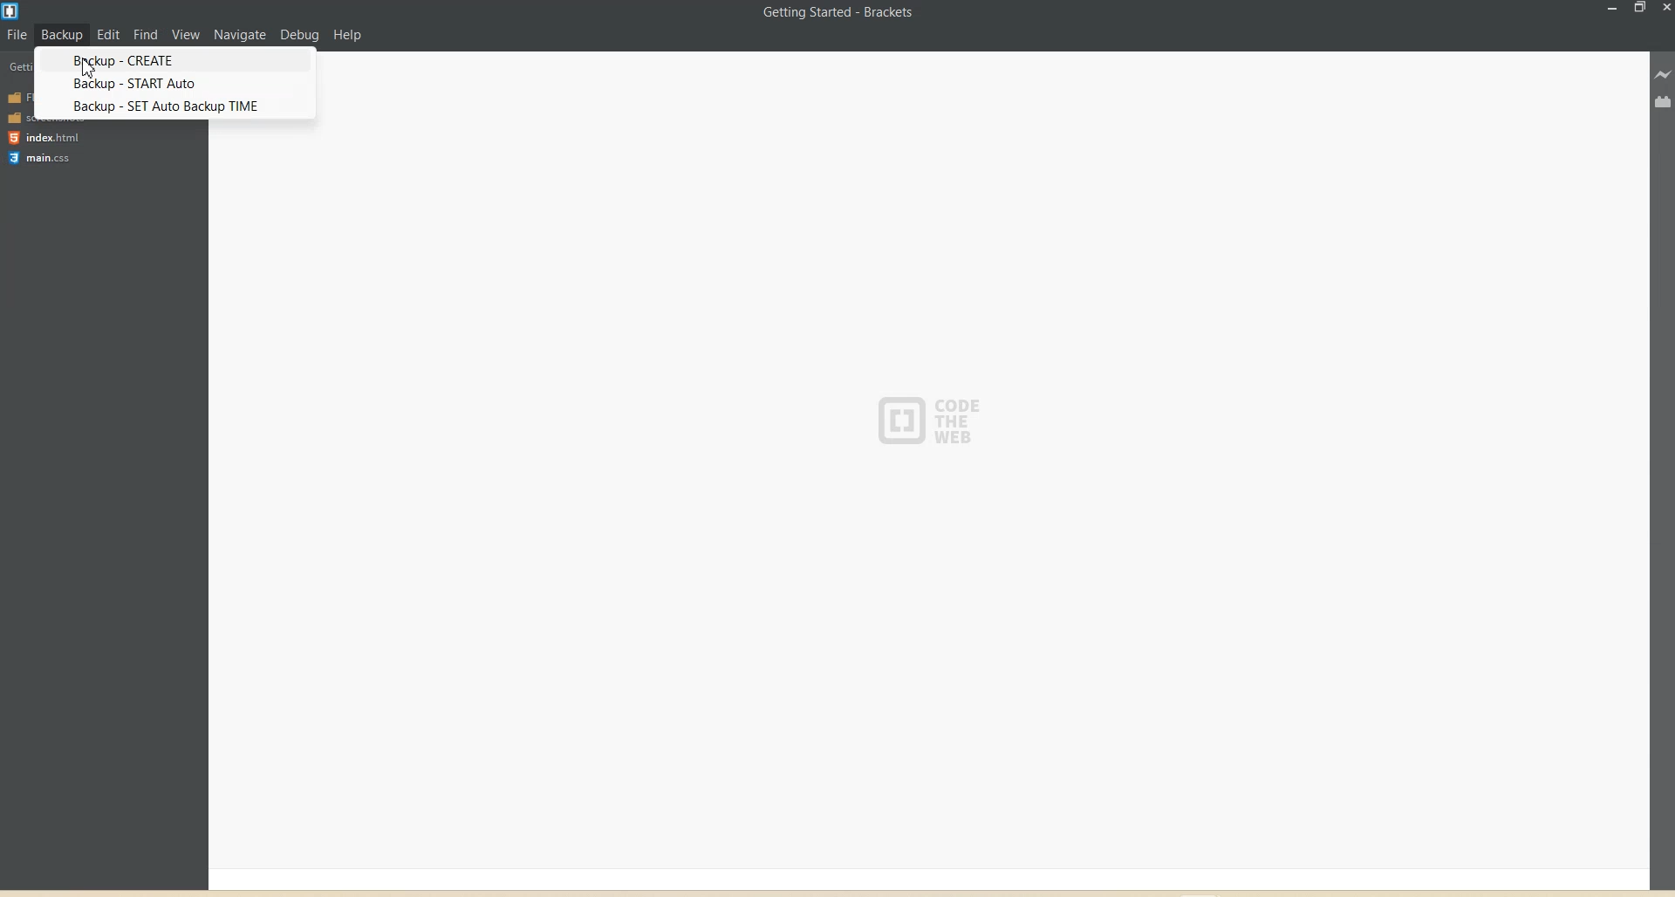 The image size is (1675, 897). What do you see at coordinates (173, 60) in the screenshot?
I see `Backup CREATE` at bounding box center [173, 60].